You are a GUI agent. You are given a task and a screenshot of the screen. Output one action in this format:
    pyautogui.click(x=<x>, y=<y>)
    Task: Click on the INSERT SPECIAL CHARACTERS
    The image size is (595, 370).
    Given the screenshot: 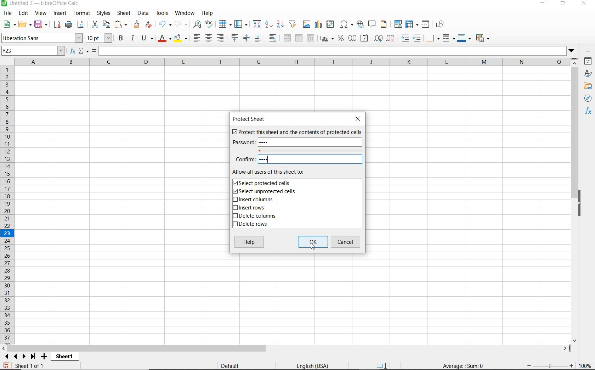 What is the action you would take?
    pyautogui.click(x=347, y=24)
    